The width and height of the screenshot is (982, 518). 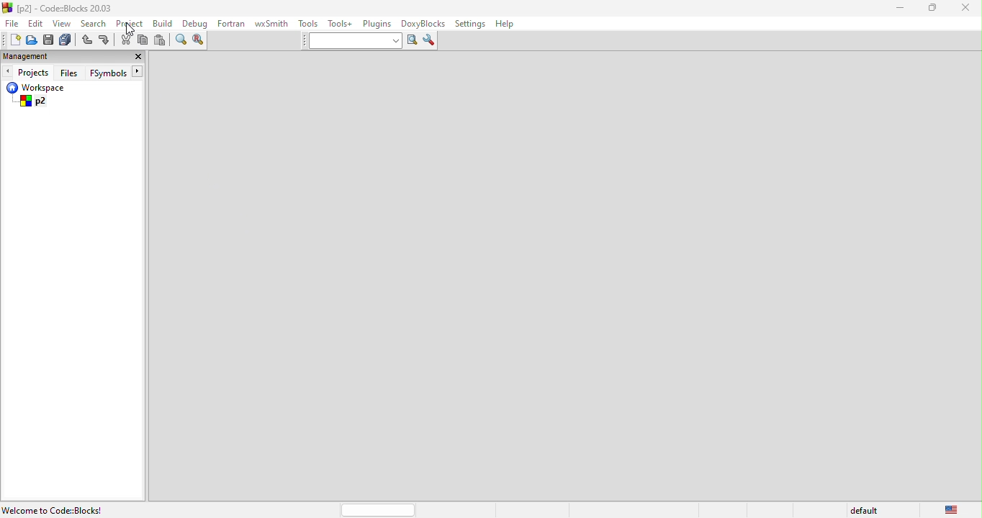 I want to click on open, so click(x=32, y=40).